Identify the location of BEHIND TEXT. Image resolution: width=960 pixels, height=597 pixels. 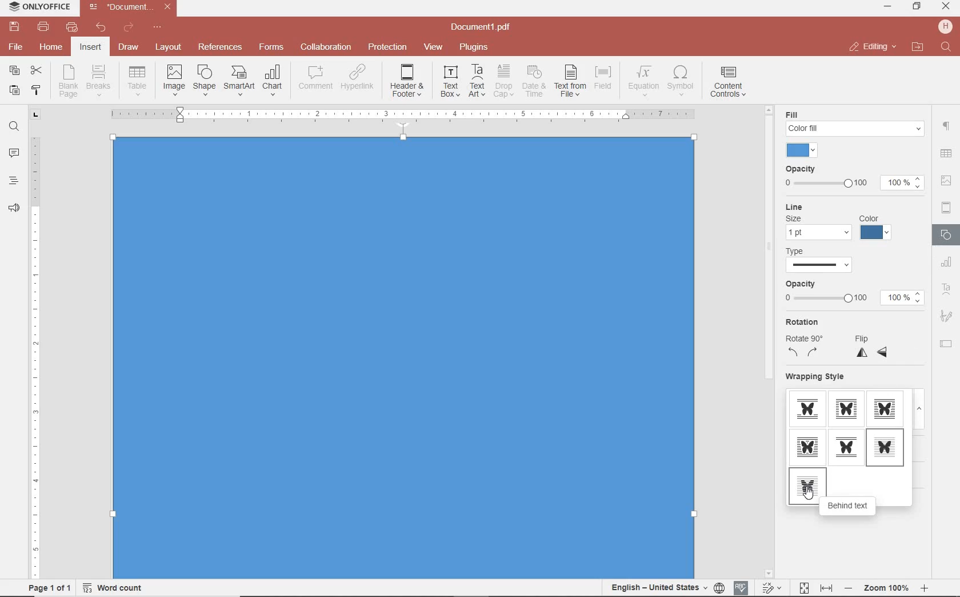
(850, 507).